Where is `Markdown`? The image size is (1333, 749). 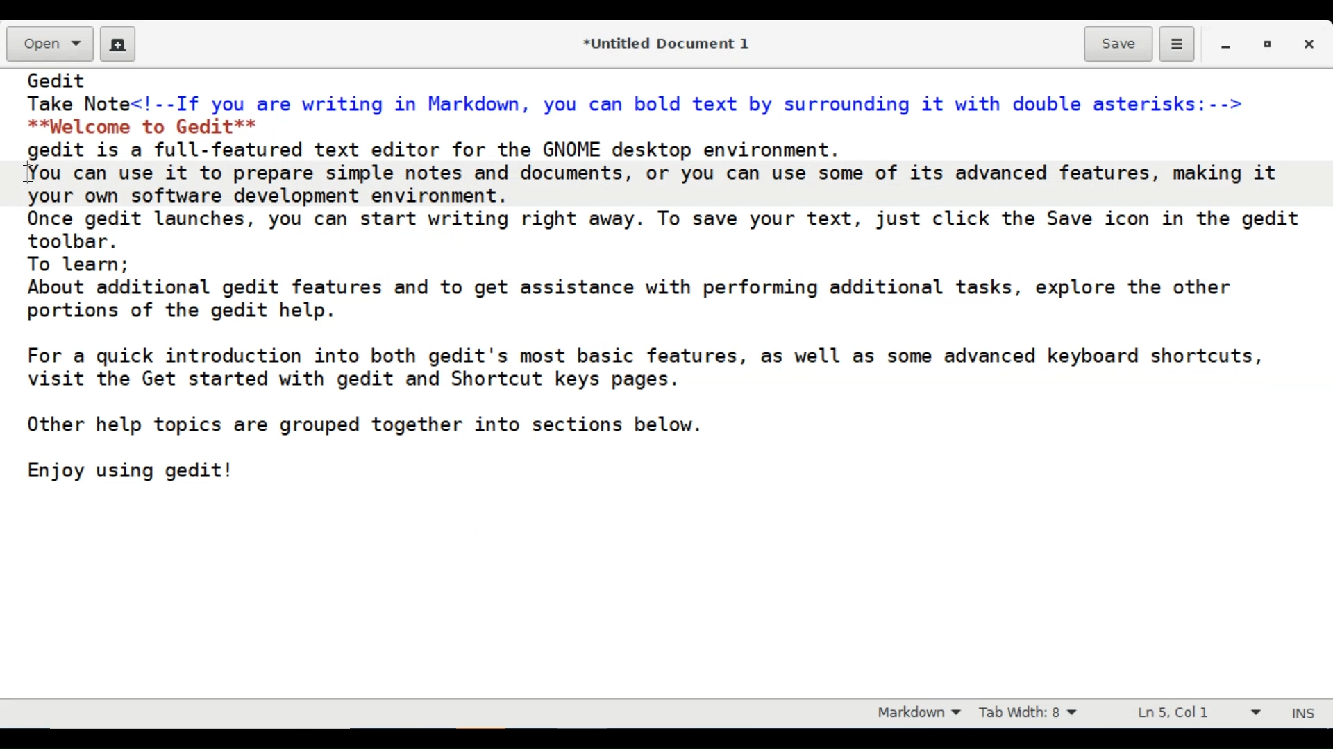 Markdown is located at coordinates (915, 714).